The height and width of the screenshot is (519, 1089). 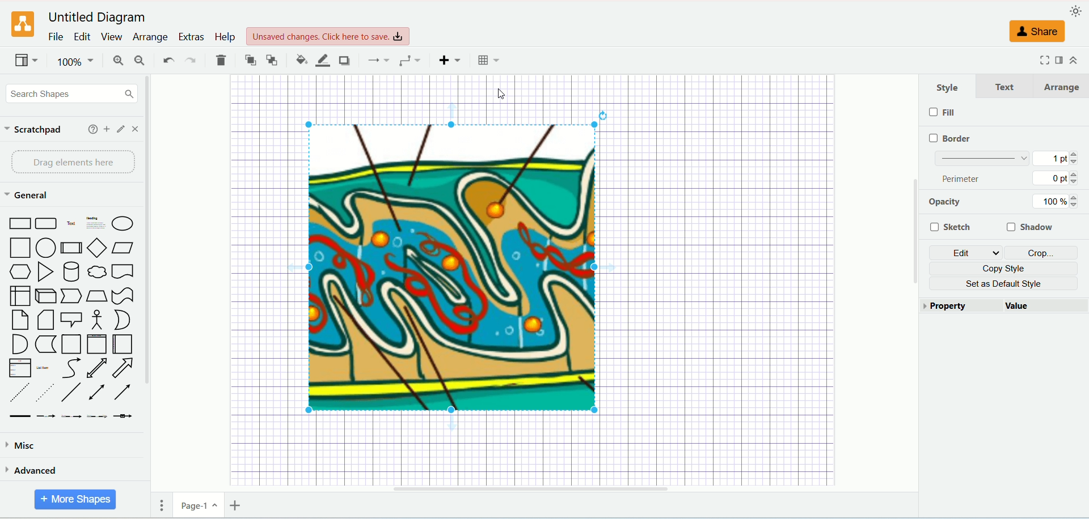 I want to click on edit, so click(x=122, y=129).